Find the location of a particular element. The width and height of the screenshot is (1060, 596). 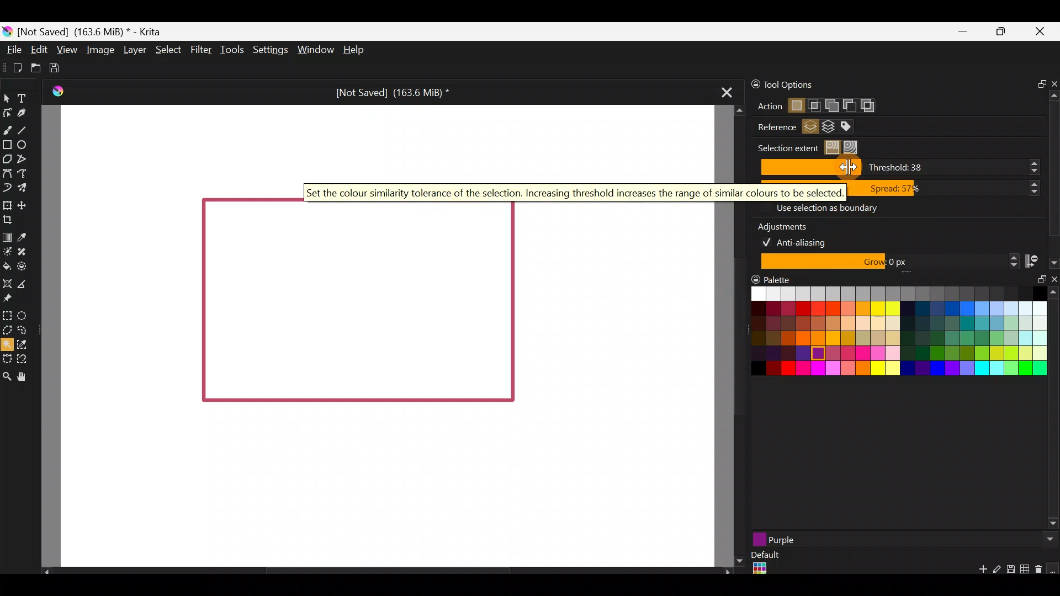

Intersect is located at coordinates (815, 103).